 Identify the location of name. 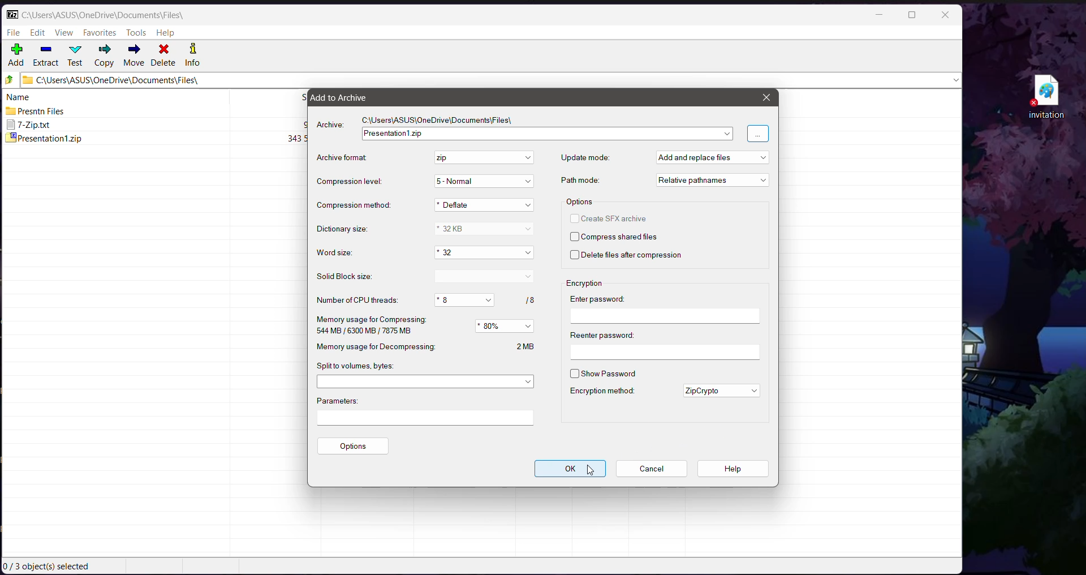
(19, 96).